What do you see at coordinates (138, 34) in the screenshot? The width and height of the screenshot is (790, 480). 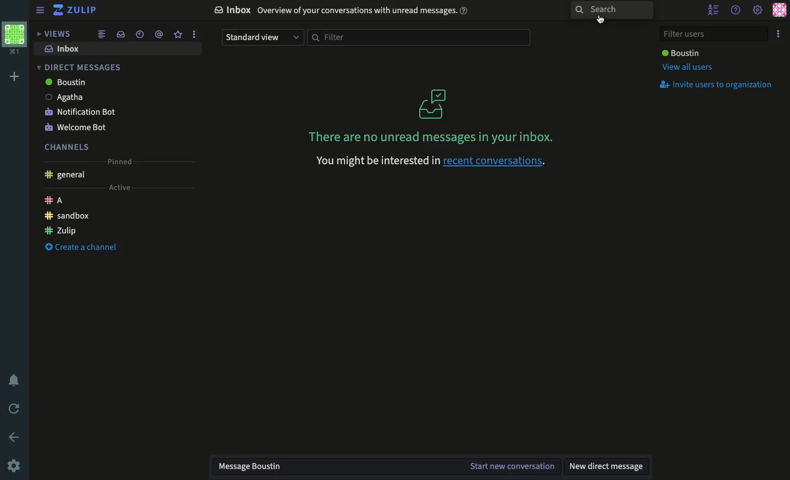 I see `Time` at bounding box center [138, 34].